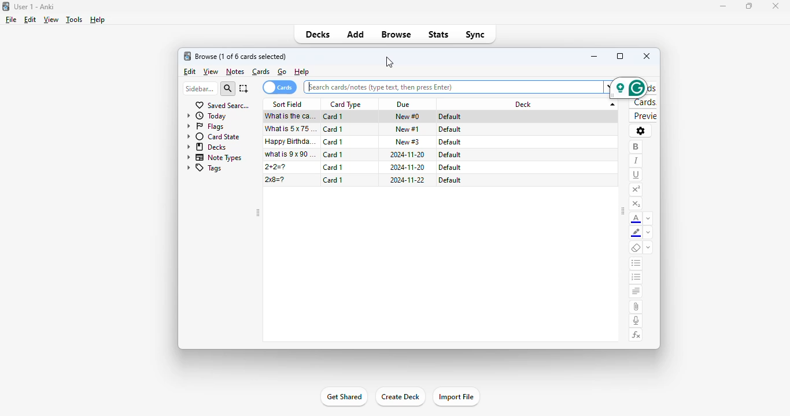 The width and height of the screenshot is (790, 416). I want to click on help, so click(97, 20).